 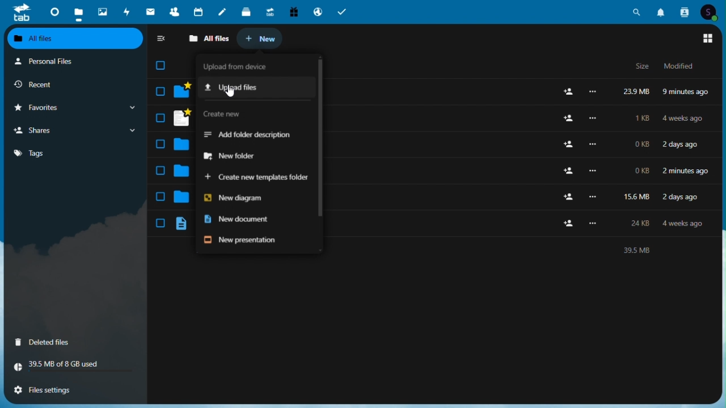 What do you see at coordinates (676, 66) in the screenshot?
I see `Modified` at bounding box center [676, 66].